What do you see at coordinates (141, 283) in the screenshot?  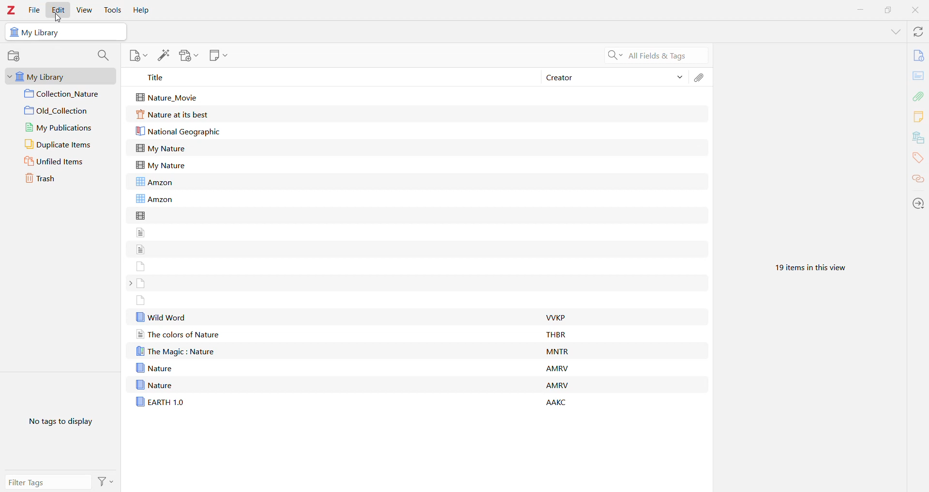 I see `file without title` at bounding box center [141, 283].